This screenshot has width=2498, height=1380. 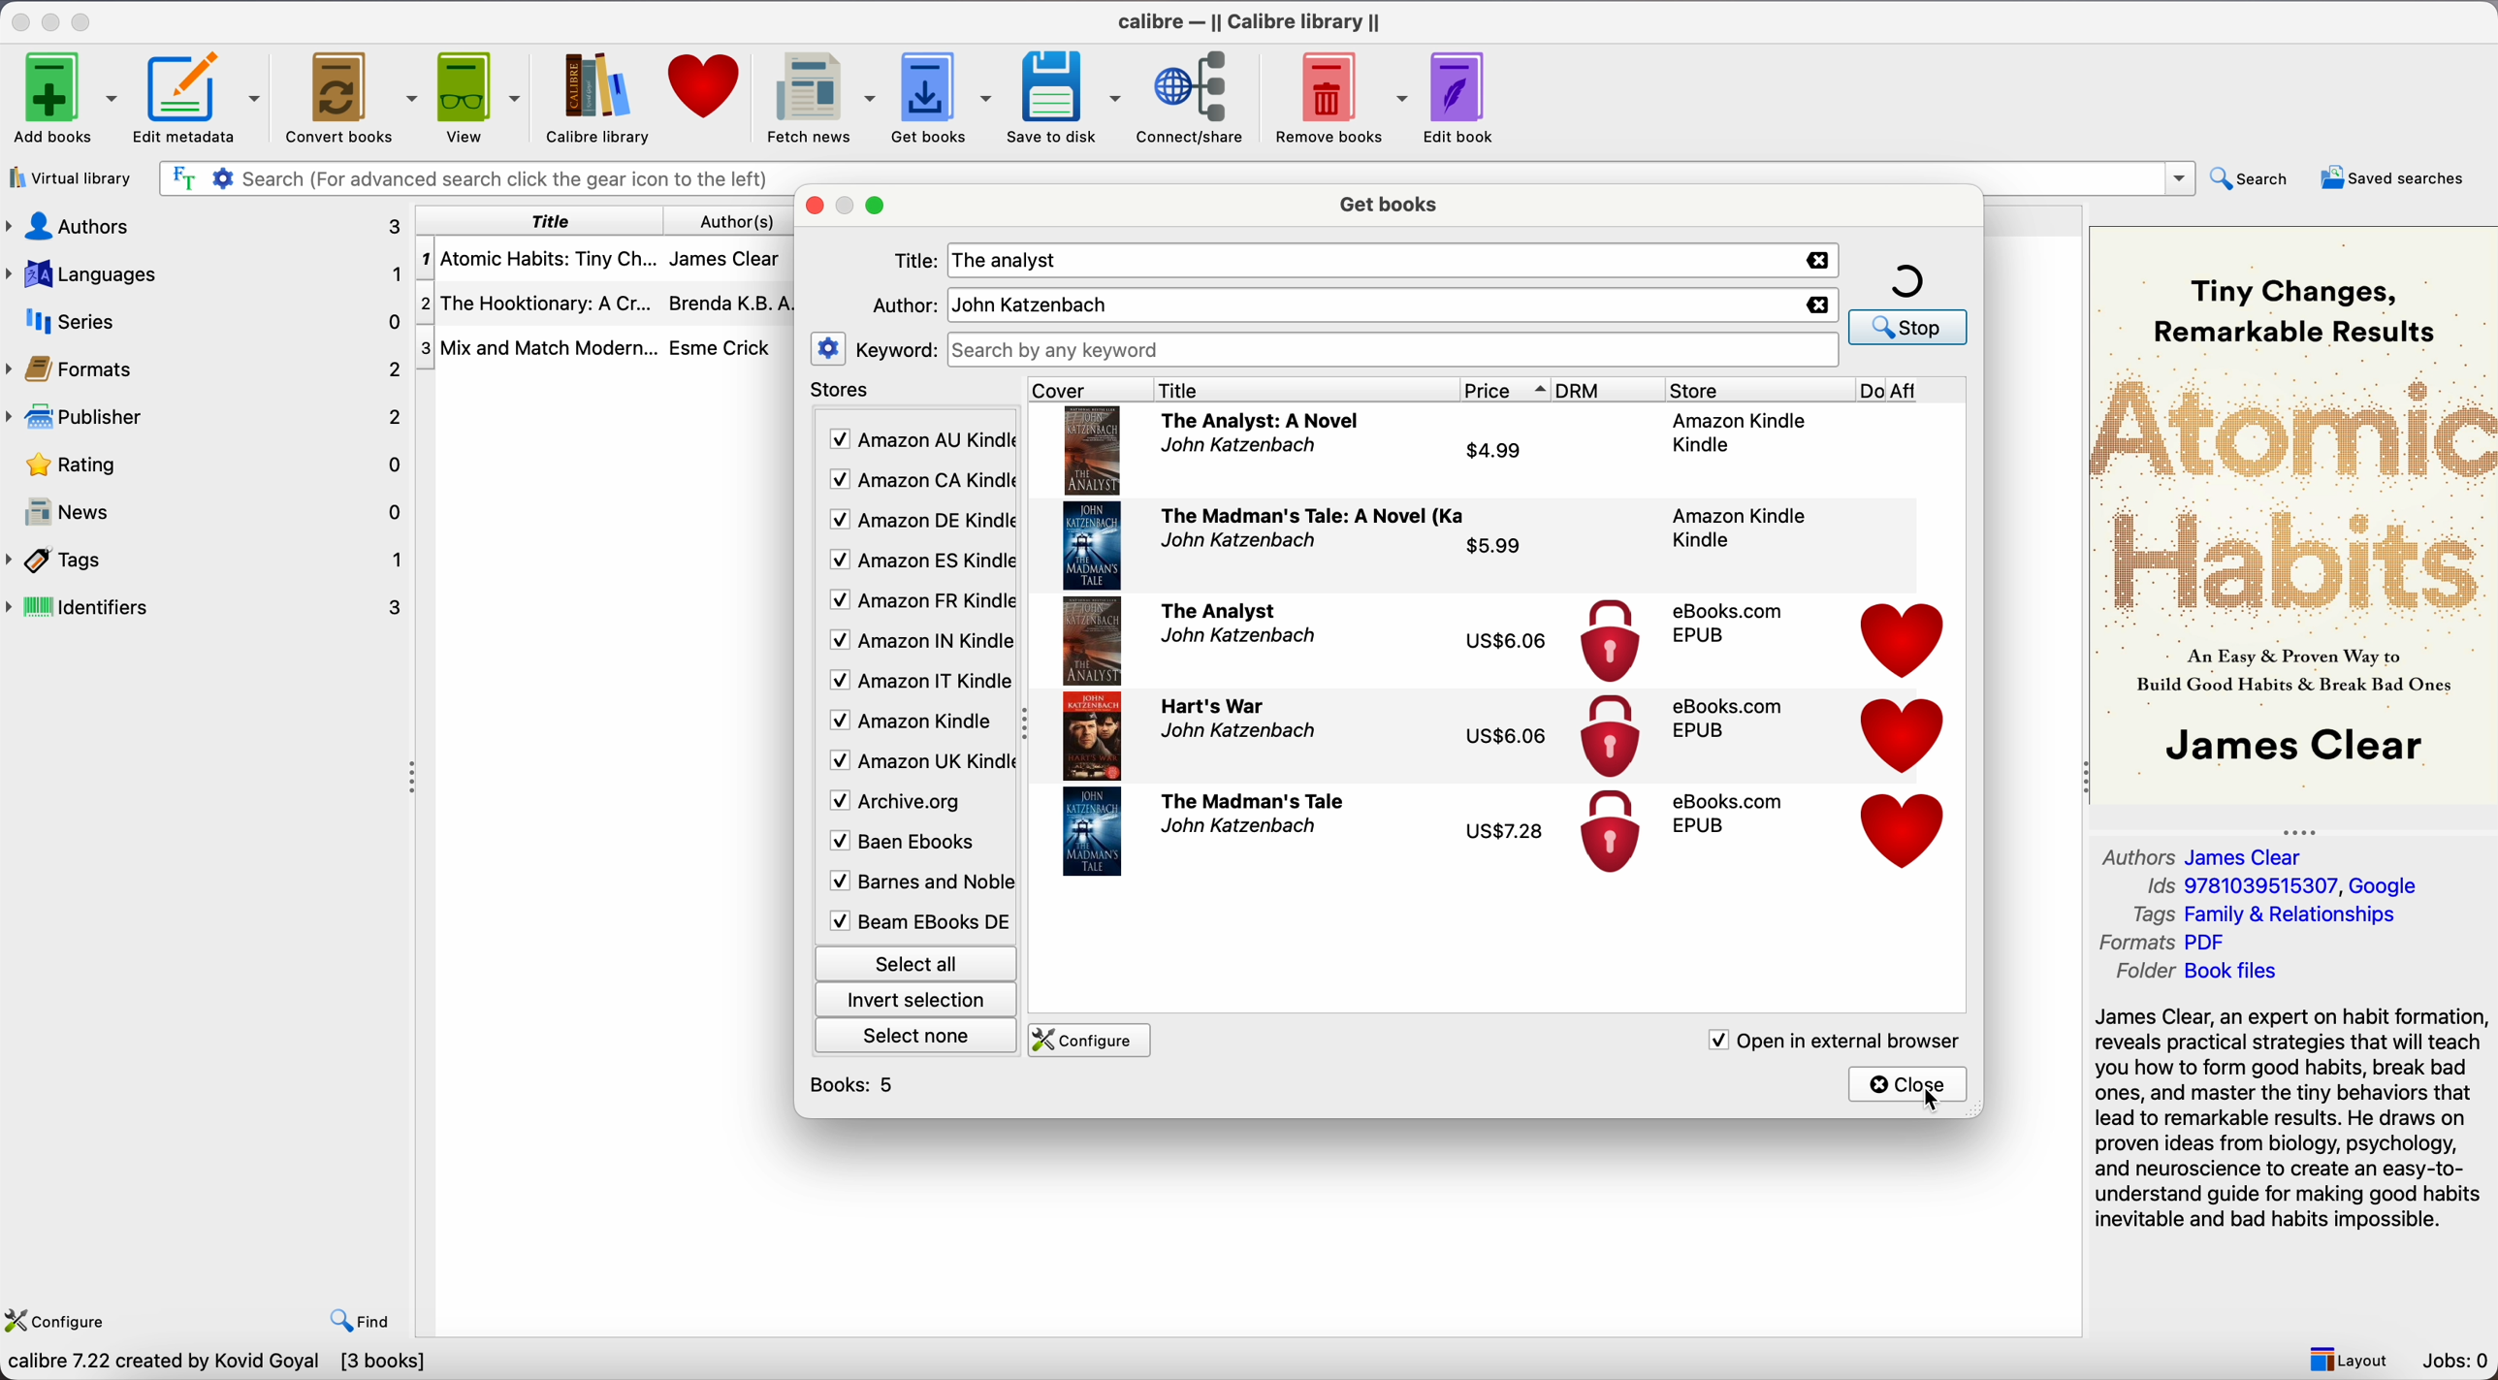 What do you see at coordinates (550, 221) in the screenshot?
I see `title` at bounding box center [550, 221].